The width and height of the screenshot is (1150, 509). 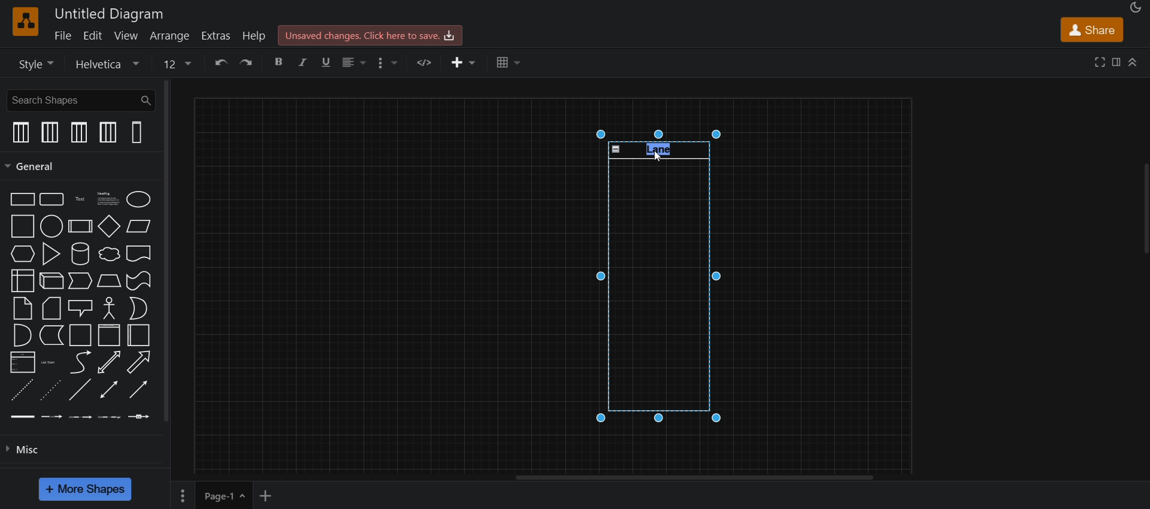 I want to click on add new page, so click(x=274, y=495).